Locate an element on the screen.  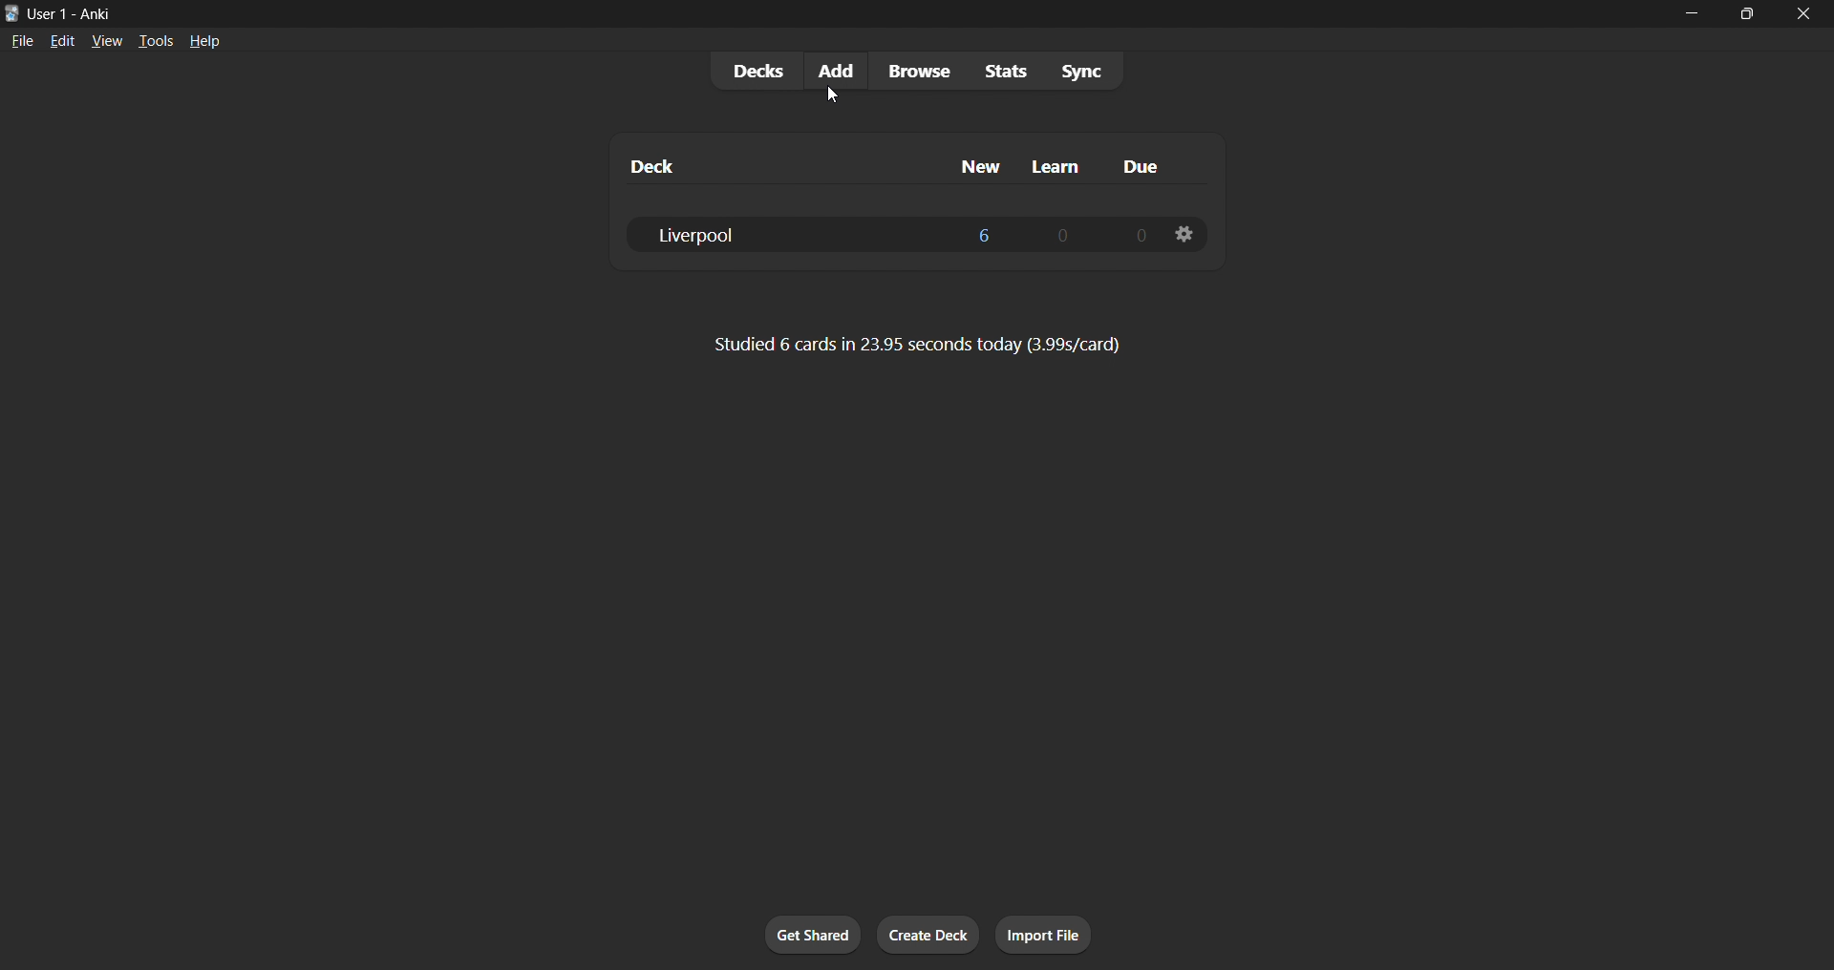
liverpool deck data is located at coordinates (771, 235).